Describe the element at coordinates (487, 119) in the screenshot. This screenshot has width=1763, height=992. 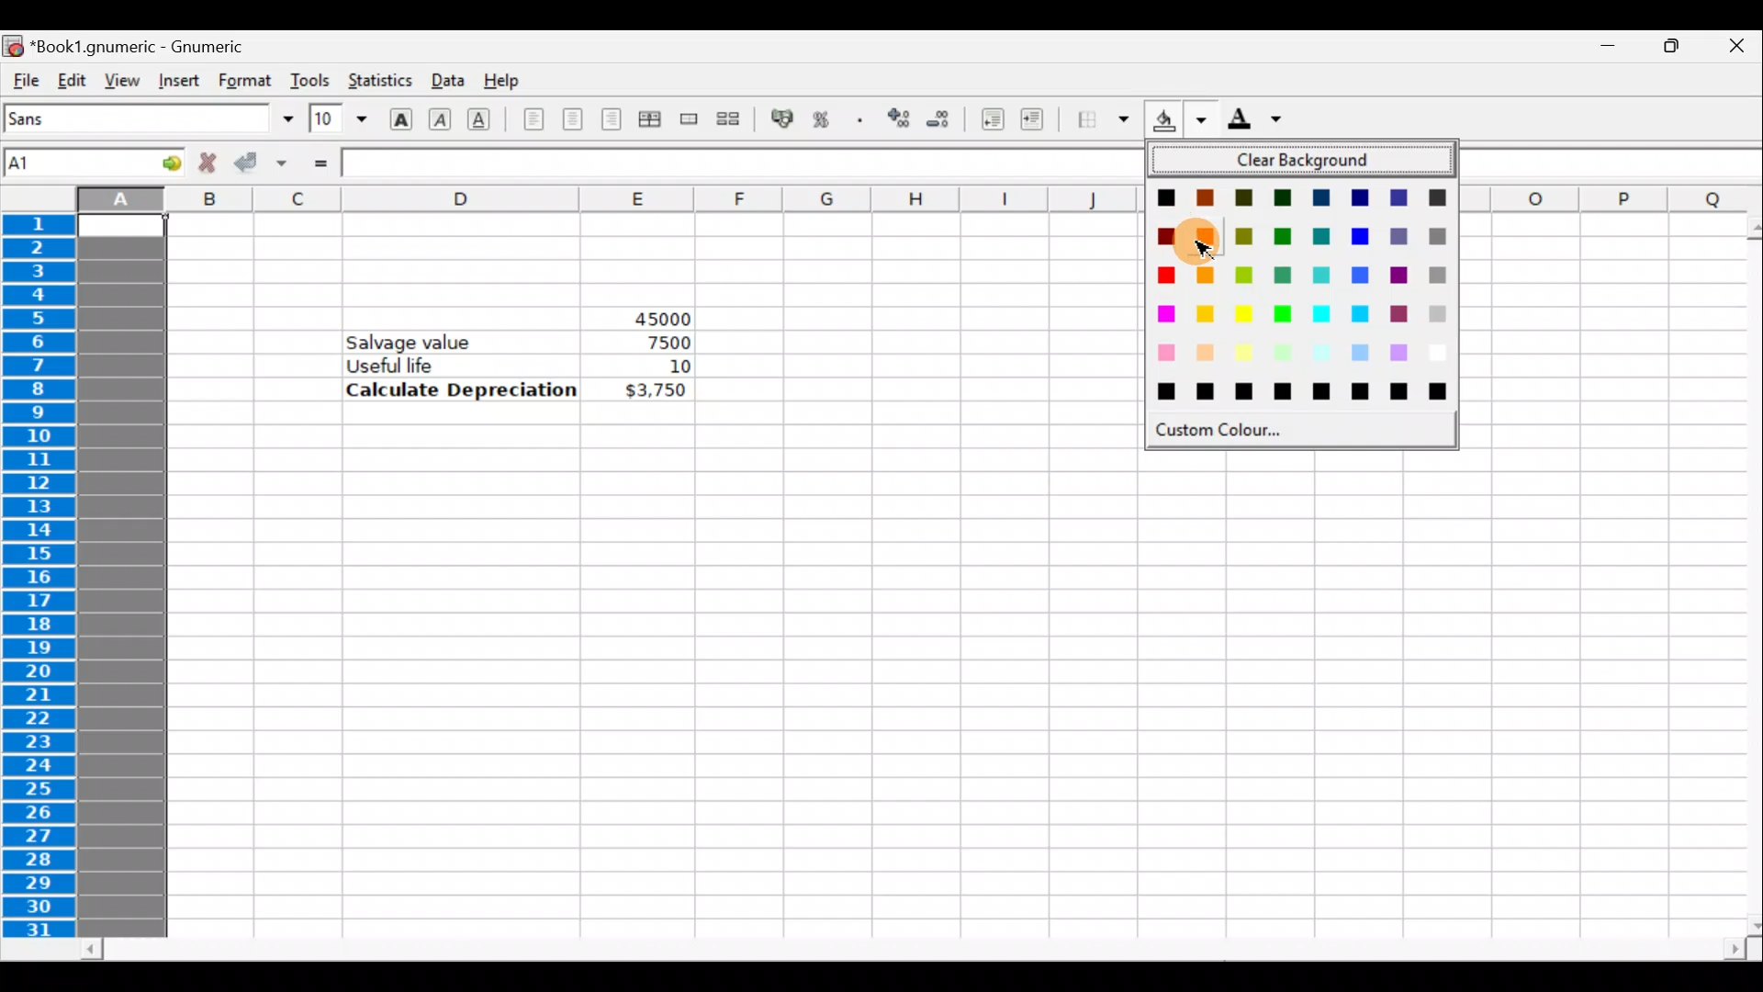
I see `Underline` at that location.